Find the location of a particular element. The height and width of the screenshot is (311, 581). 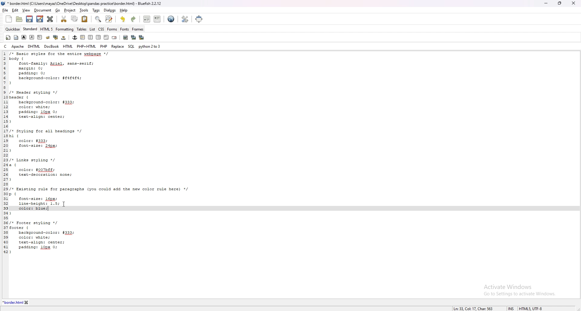

paste is located at coordinates (85, 19).